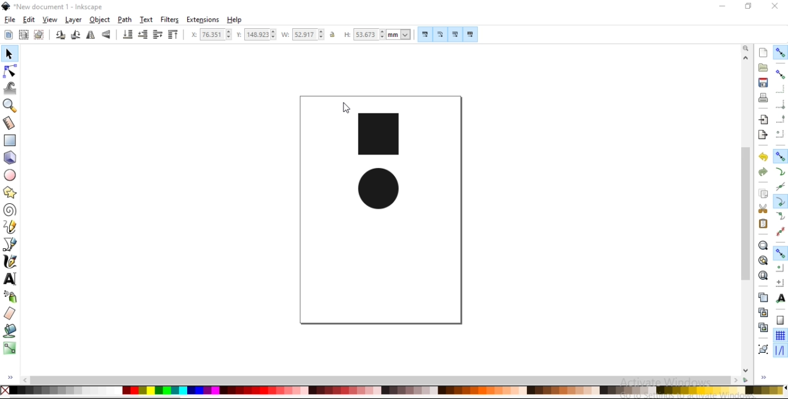  What do you see at coordinates (9, 228) in the screenshot?
I see `draw freehand lines` at bounding box center [9, 228].